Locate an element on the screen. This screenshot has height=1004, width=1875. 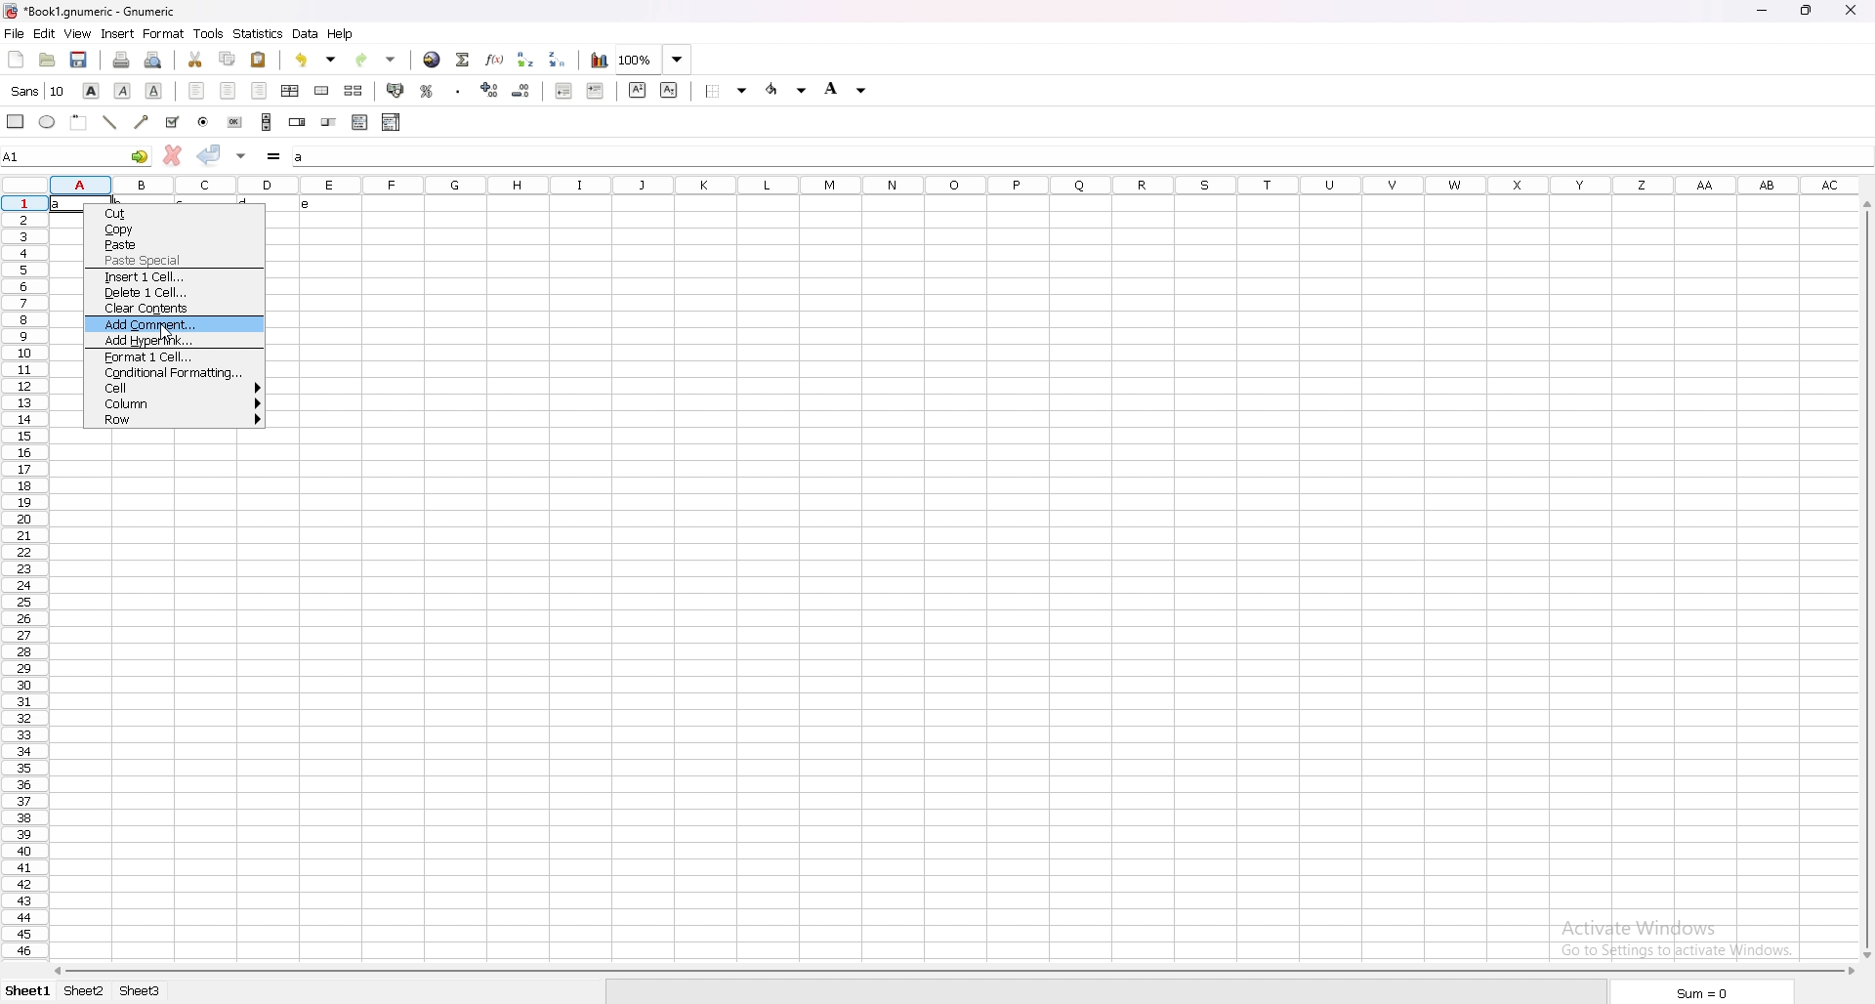
scroll bar is located at coordinates (267, 122).